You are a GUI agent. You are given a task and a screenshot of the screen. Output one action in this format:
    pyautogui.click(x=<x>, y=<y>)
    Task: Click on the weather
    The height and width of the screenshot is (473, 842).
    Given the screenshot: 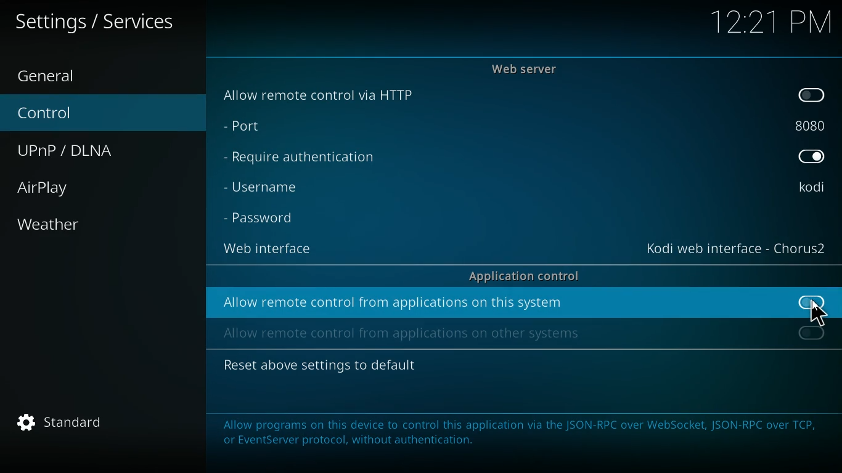 What is the action you would take?
    pyautogui.click(x=105, y=225)
    